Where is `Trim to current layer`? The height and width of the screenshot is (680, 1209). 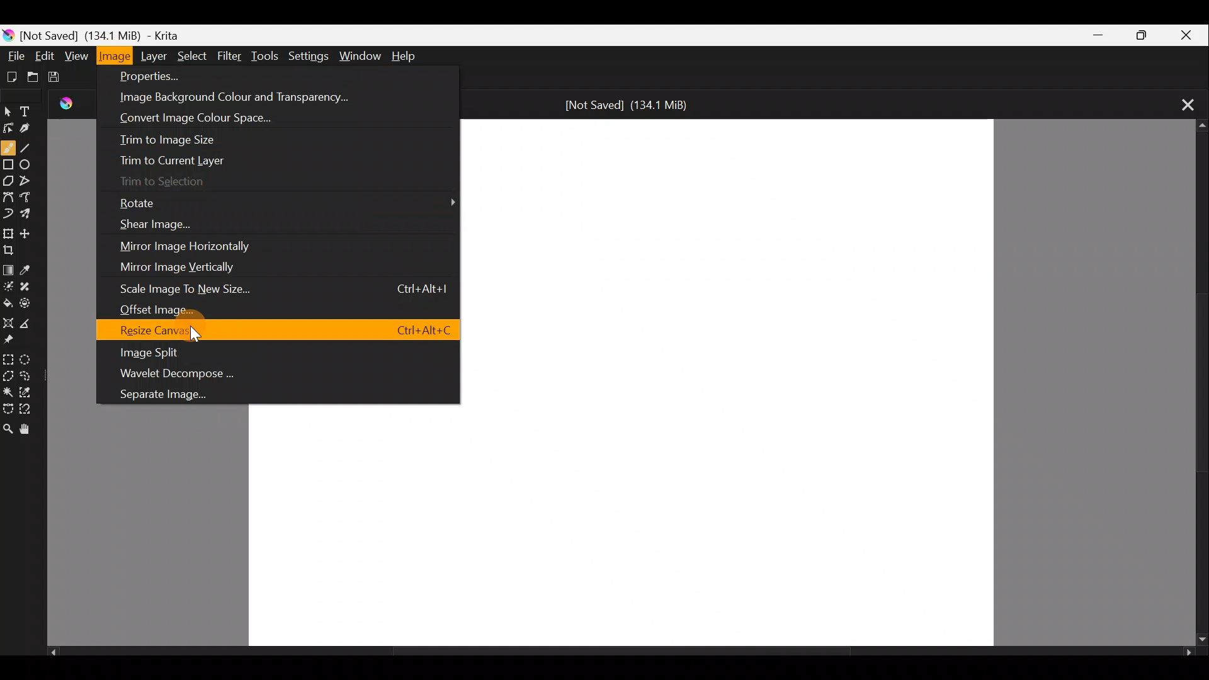
Trim to current layer is located at coordinates (171, 158).